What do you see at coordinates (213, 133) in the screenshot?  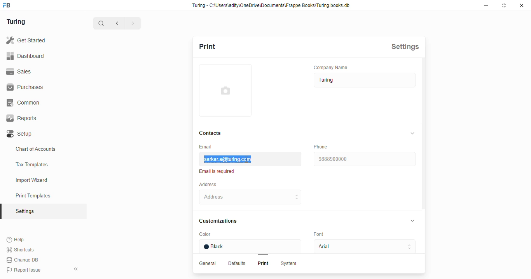 I see `Contacts` at bounding box center [213, 133].